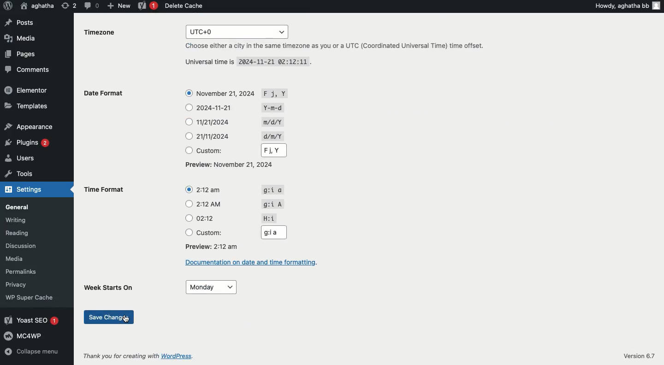 This screenshot has height=365, width=664. What do you see at coordinates (22, 22) in the screenshot?
I see `Posts` at bounding box center [22, 22].